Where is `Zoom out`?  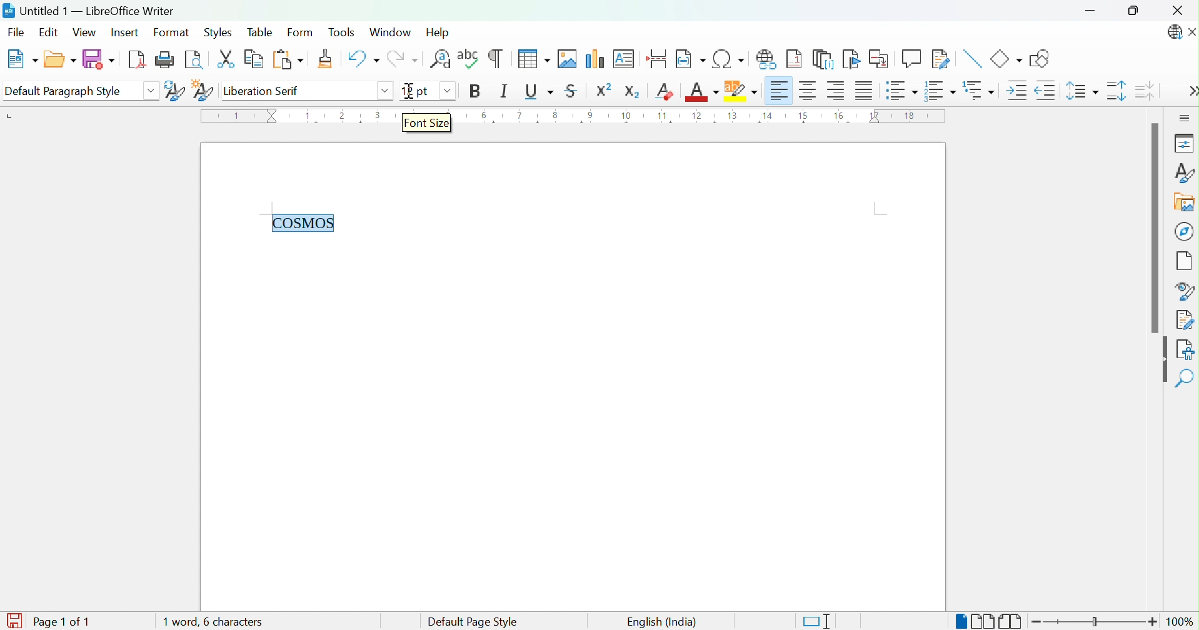
Zoom out is located at coordinates (1041, 624).